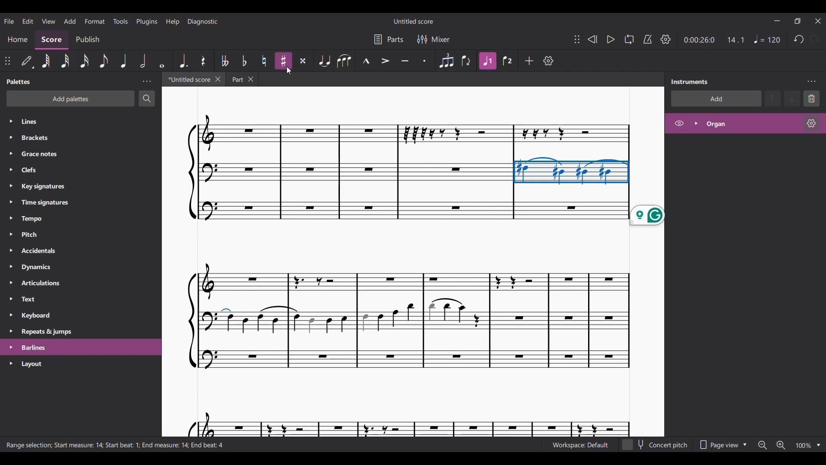  I want to click on Slur, so click(344, 61).